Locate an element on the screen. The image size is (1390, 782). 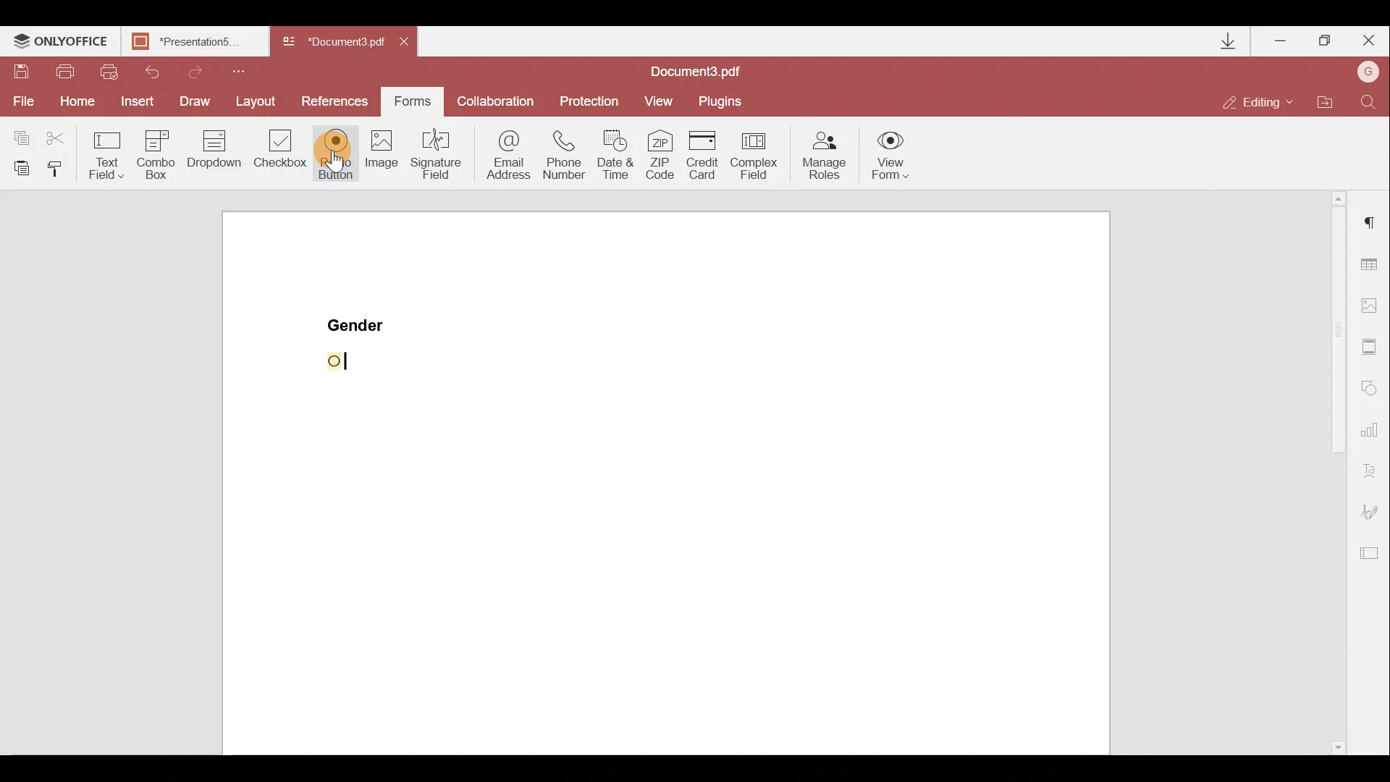
Protection is located at coordinates (591, 97).